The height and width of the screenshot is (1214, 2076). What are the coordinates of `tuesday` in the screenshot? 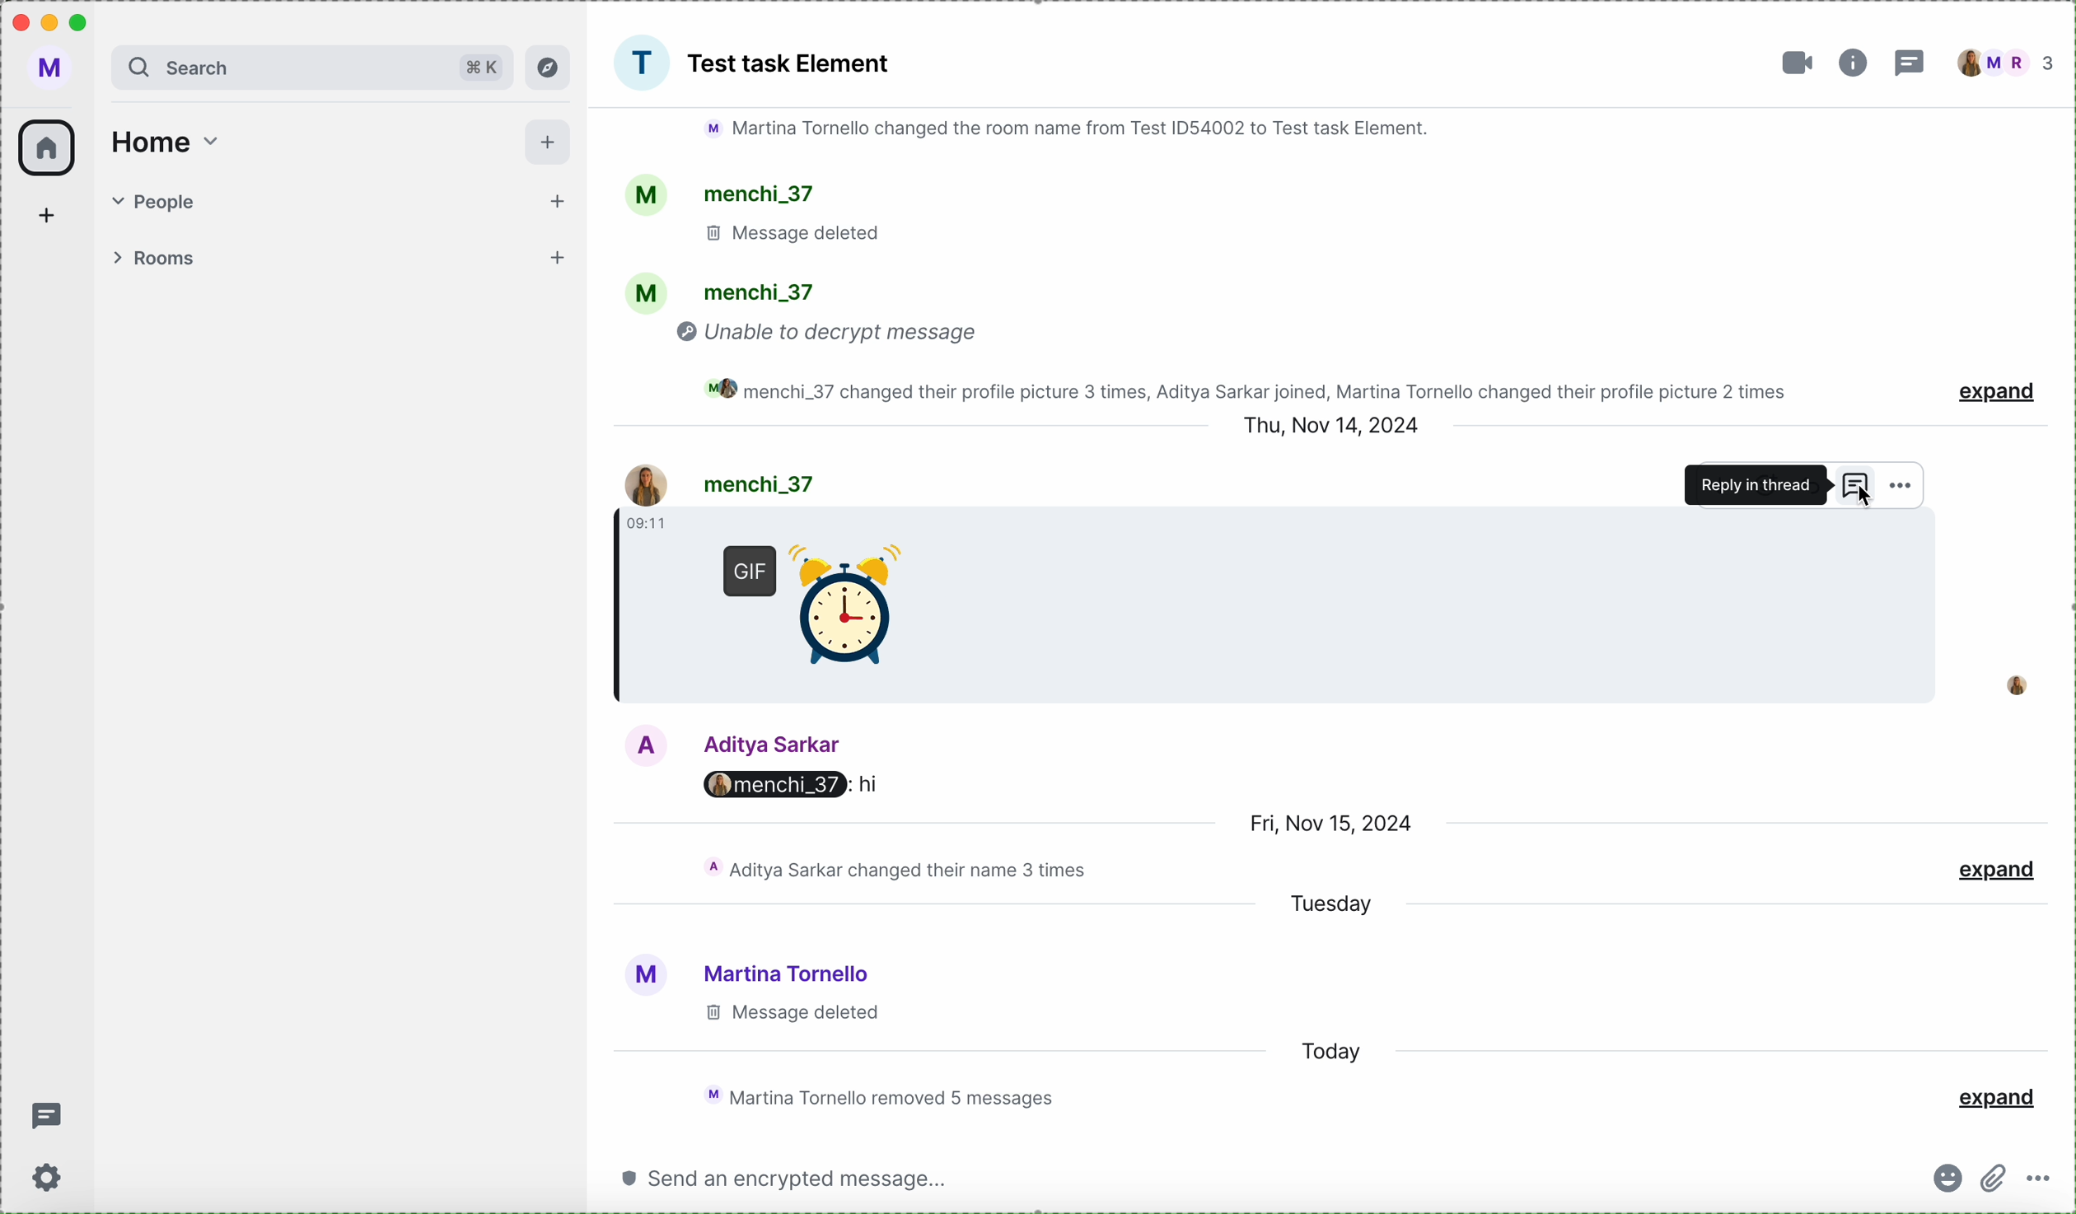 It's located at (1332, 904).